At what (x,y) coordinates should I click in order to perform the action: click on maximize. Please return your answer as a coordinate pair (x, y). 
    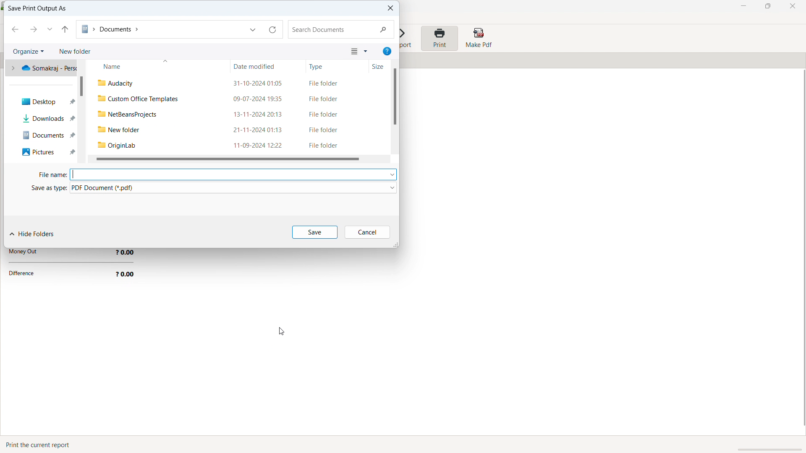
    Looking at the image, I should click on (767, 6).